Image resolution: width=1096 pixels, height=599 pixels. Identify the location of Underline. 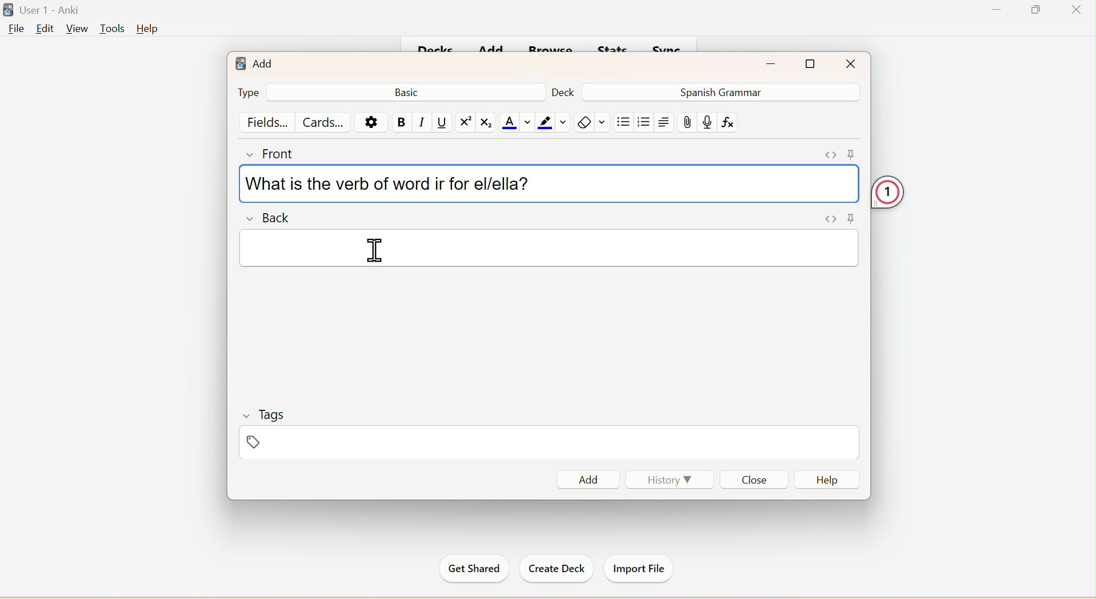
(442, 123).